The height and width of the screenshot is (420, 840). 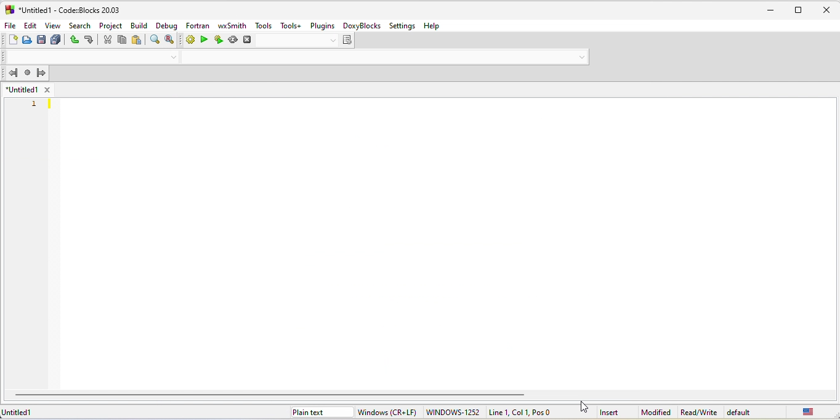 I want to click on minimize, so click(x=773, y=10).